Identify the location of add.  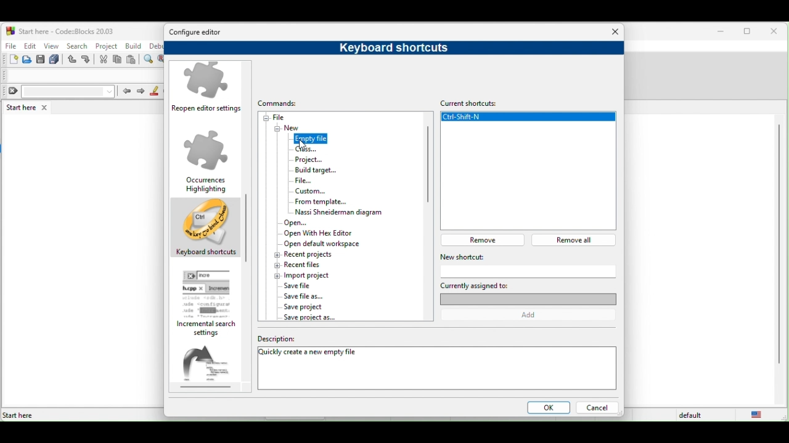
(533, 315).